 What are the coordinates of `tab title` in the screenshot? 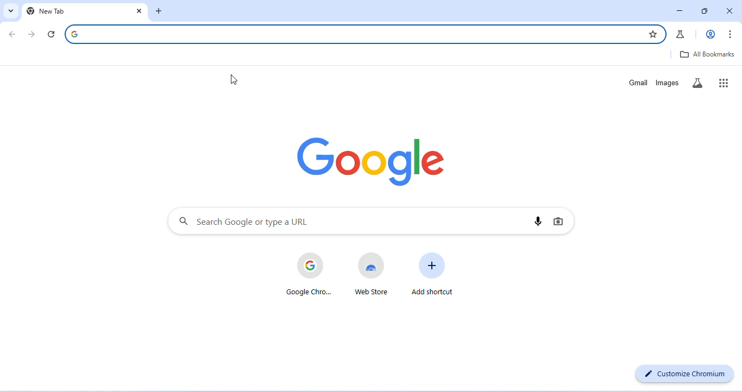 It's located at (53, 10).